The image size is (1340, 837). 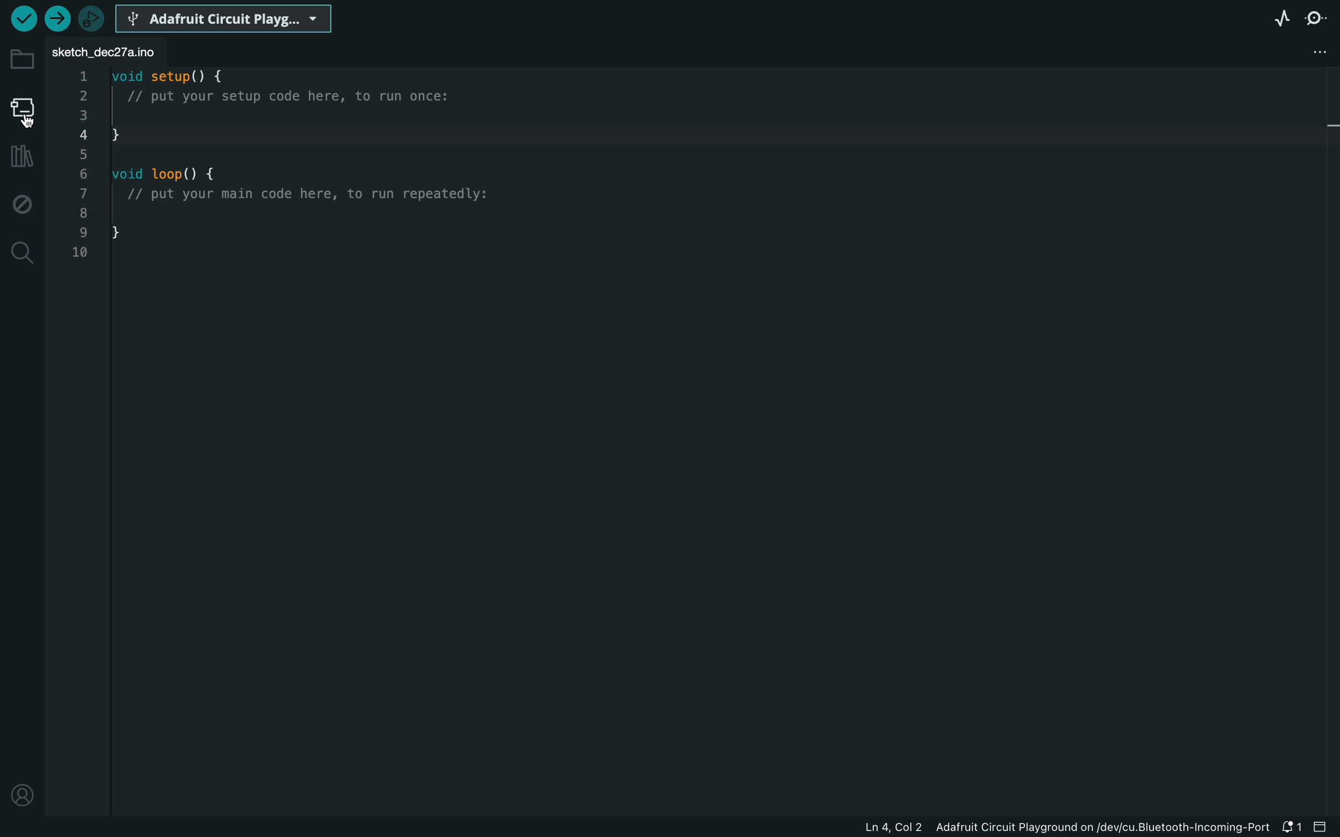 I want to click on debugger, so click(x=92, y=18).